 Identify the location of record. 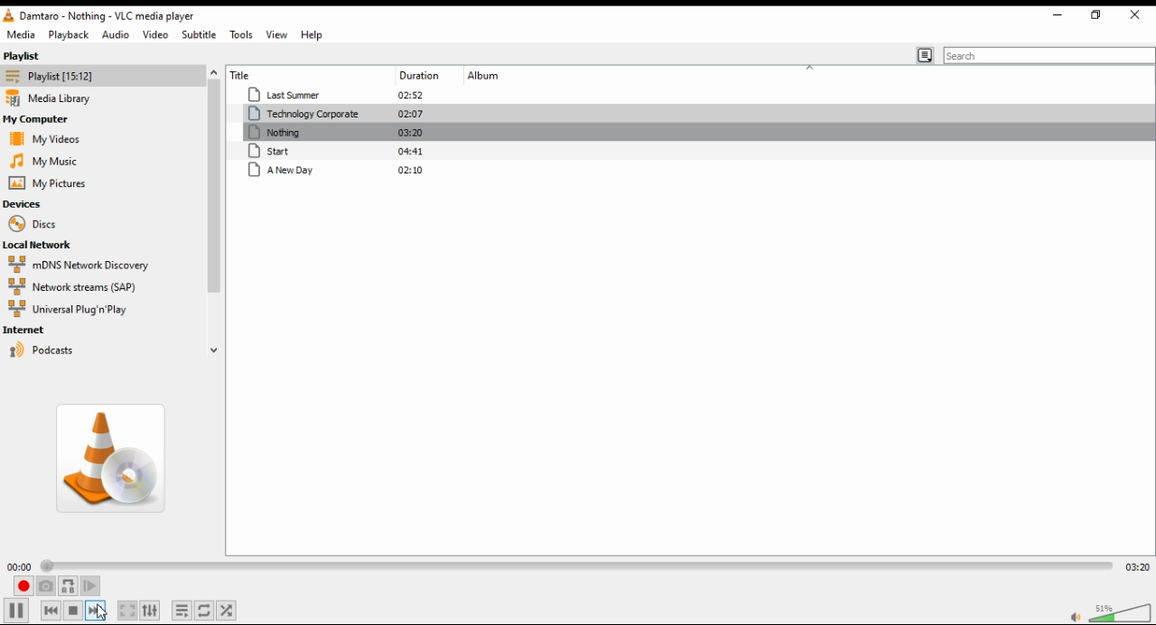
(23, 585).